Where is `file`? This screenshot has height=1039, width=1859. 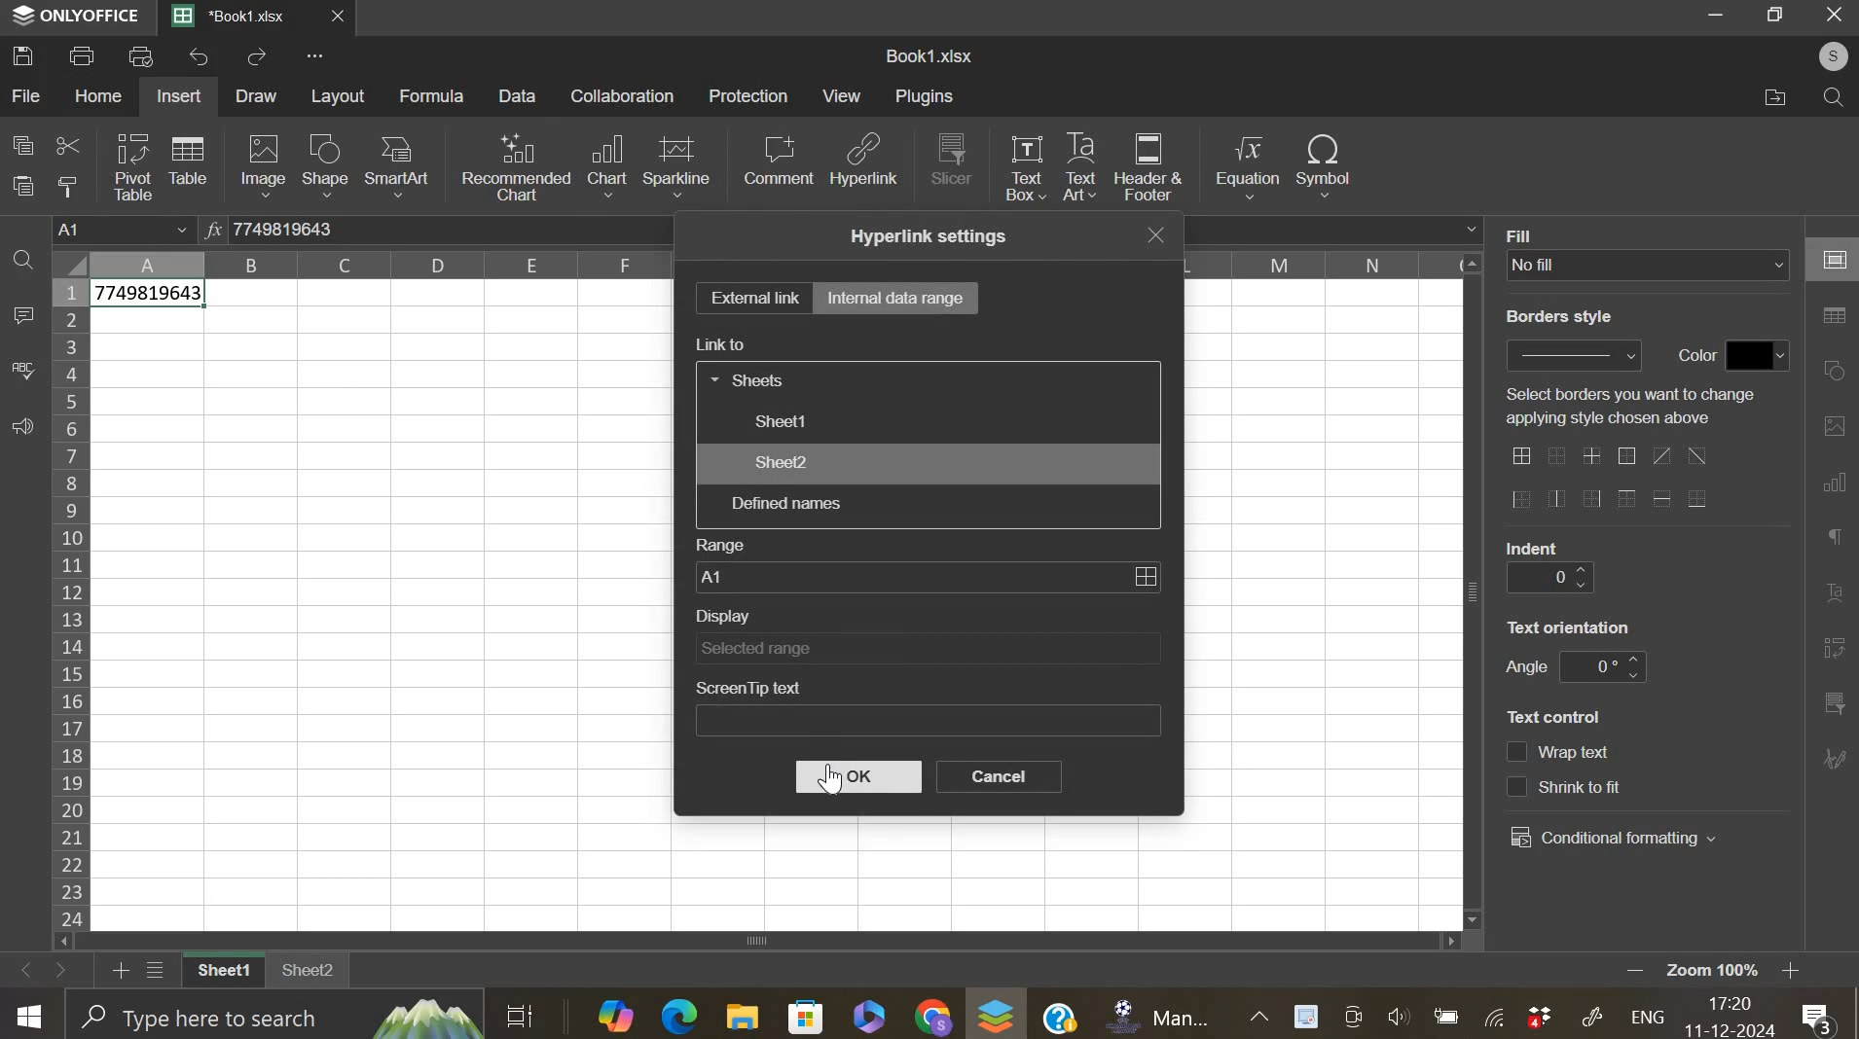
file is located at coordinates (27, 95).